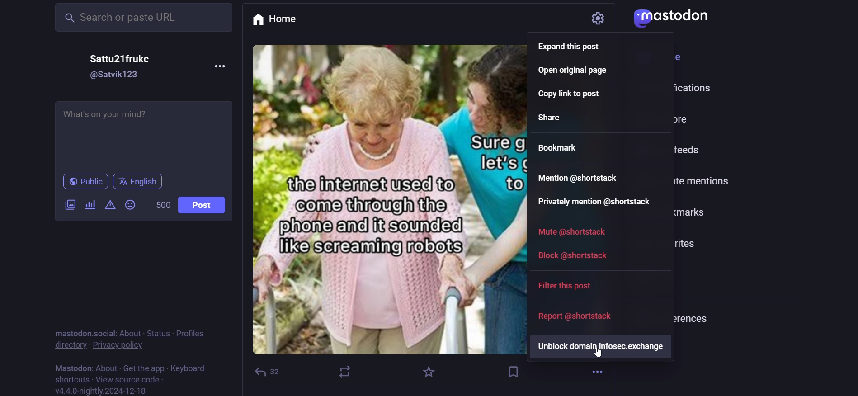  What do you see at coordinates (75, 368) in the screenshot?
I see `mastodon` at bounding box center [75, 368].